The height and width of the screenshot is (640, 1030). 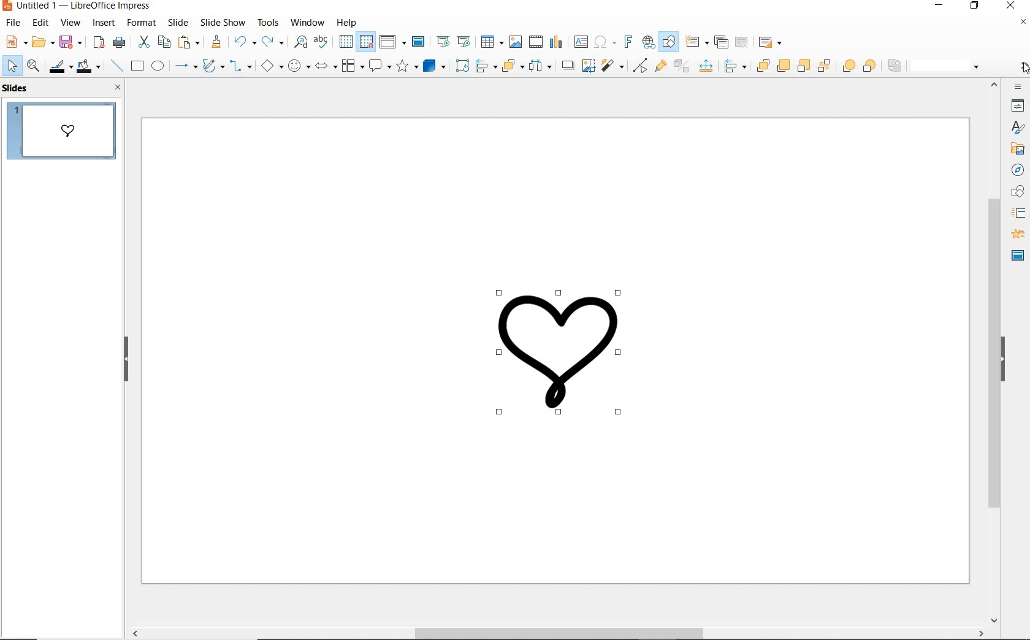 What do you see at coordinates (1024, 69) in the screenshot?
I see `Cursor` at bounding box center [1024, 69].